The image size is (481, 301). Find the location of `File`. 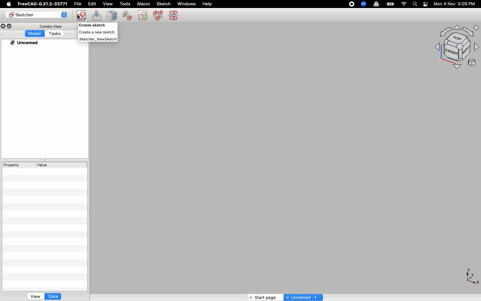

File is located at coordinates (77, 3).